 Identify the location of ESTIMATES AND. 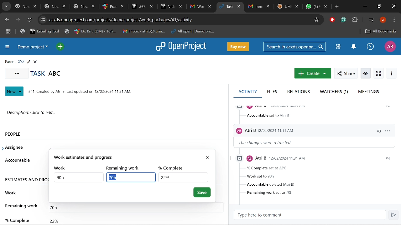
(26, 179).